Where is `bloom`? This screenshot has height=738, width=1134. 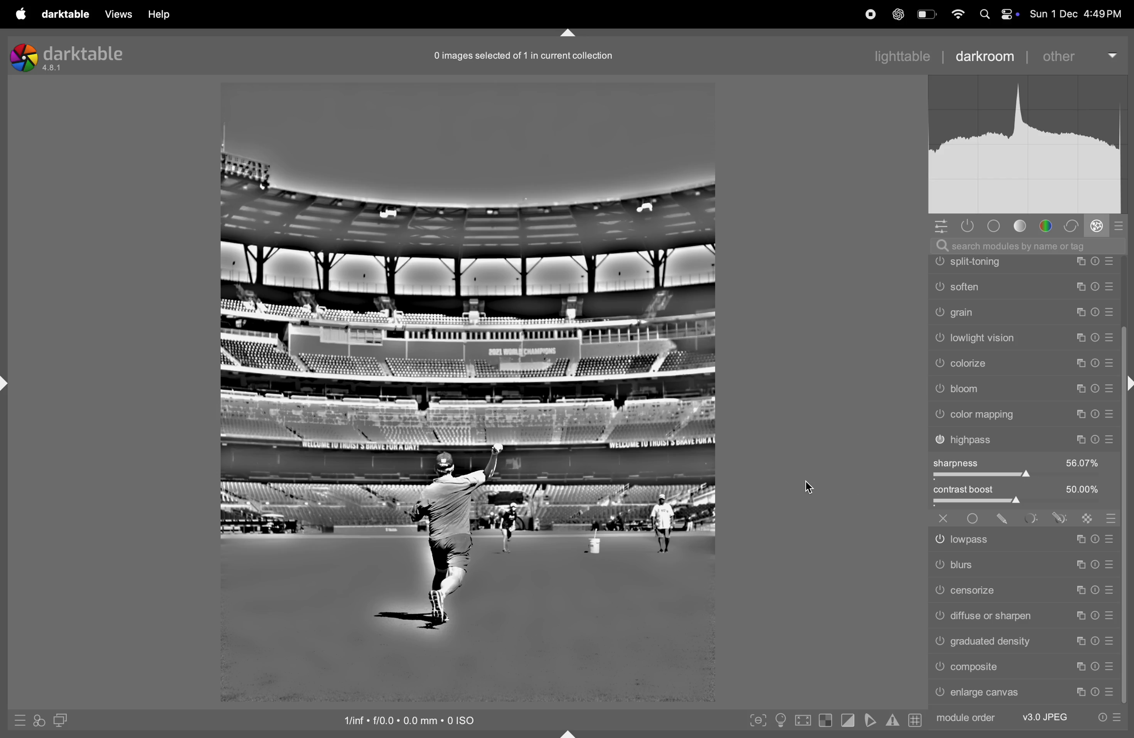 bloom is located at coordinates (1024, 464).